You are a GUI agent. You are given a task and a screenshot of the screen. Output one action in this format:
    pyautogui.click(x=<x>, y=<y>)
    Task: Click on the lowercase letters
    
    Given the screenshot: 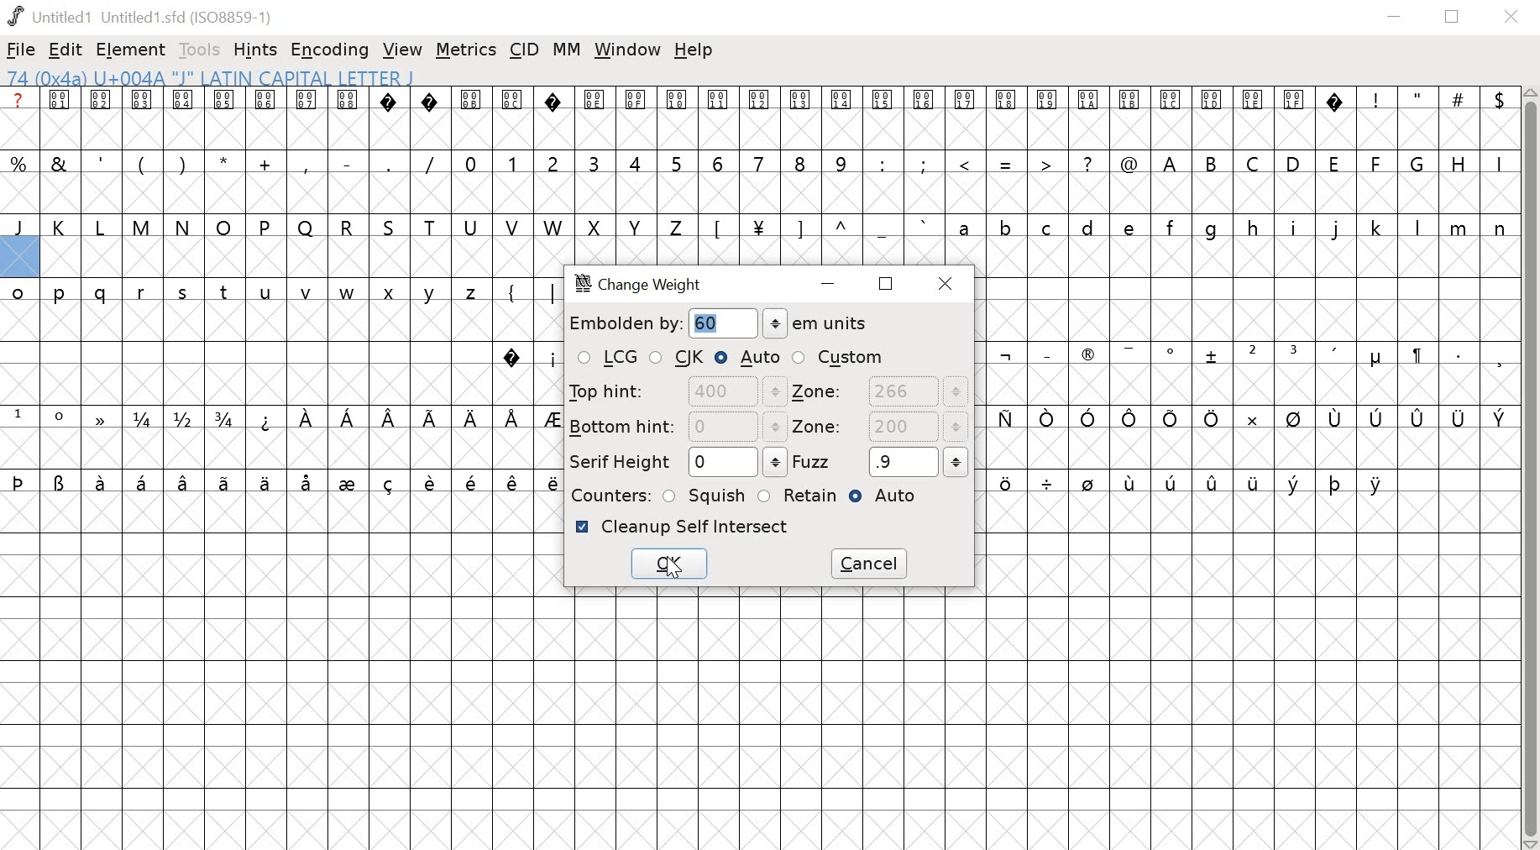 What is the action you would take?
    pyautogui.click(x=249, y=295)
    